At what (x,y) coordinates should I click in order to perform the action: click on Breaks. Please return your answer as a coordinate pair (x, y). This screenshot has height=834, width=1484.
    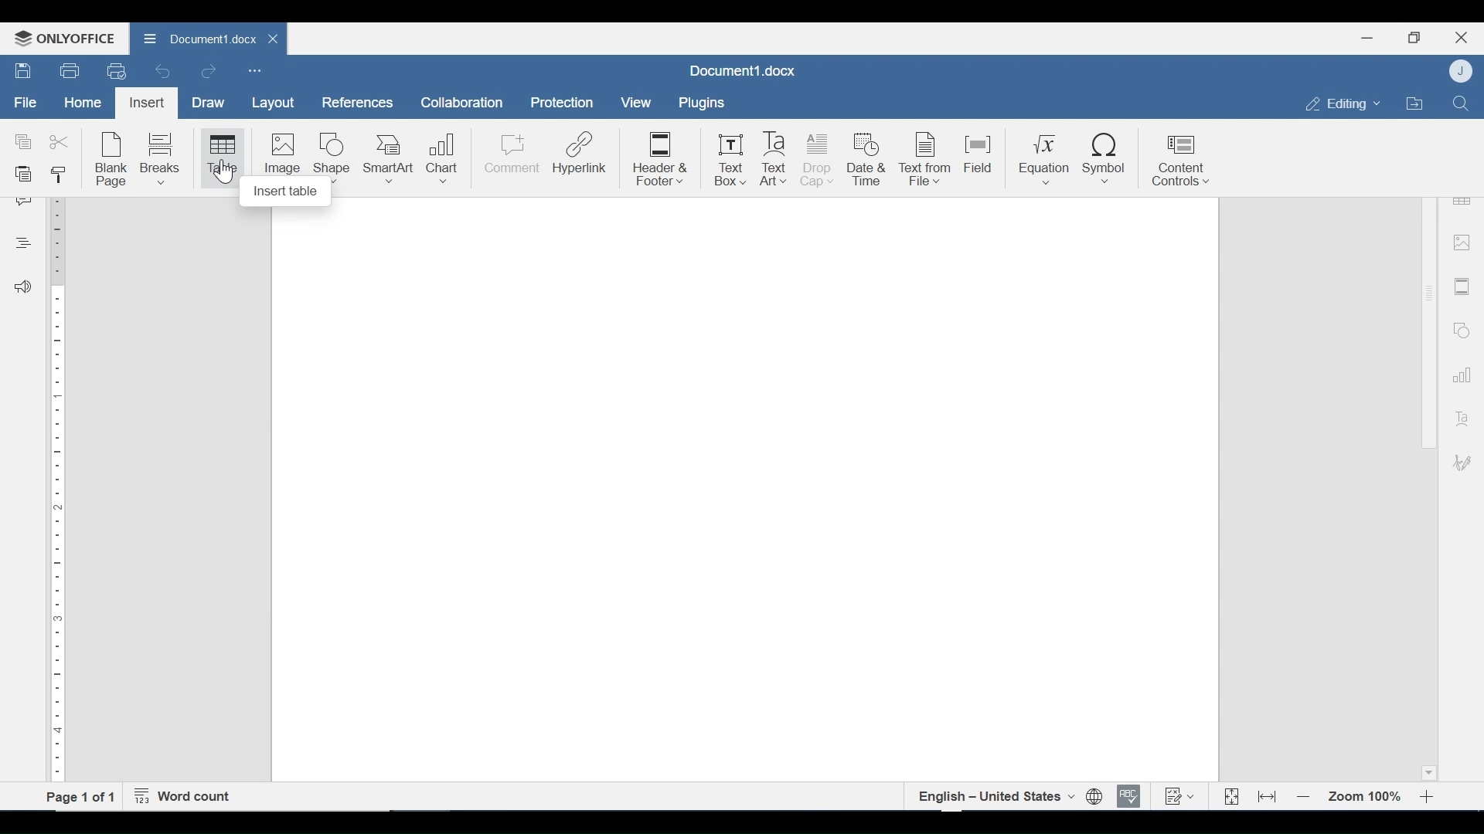
    Looking at the image, I should click on (163, 158).